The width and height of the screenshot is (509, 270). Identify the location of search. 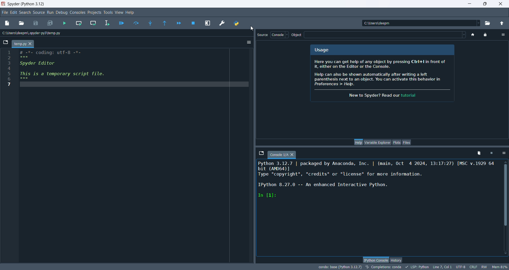
(25, 12).